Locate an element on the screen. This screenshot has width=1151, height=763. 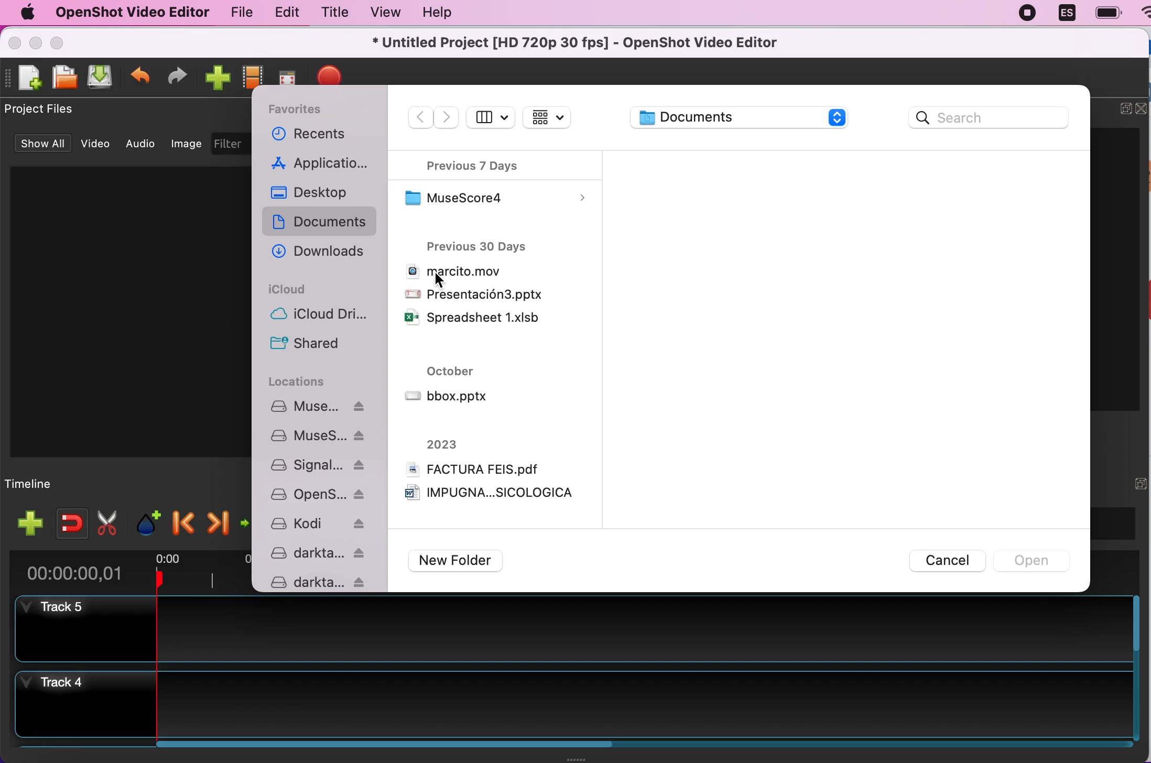
add track is located at coordinates (27, 524).